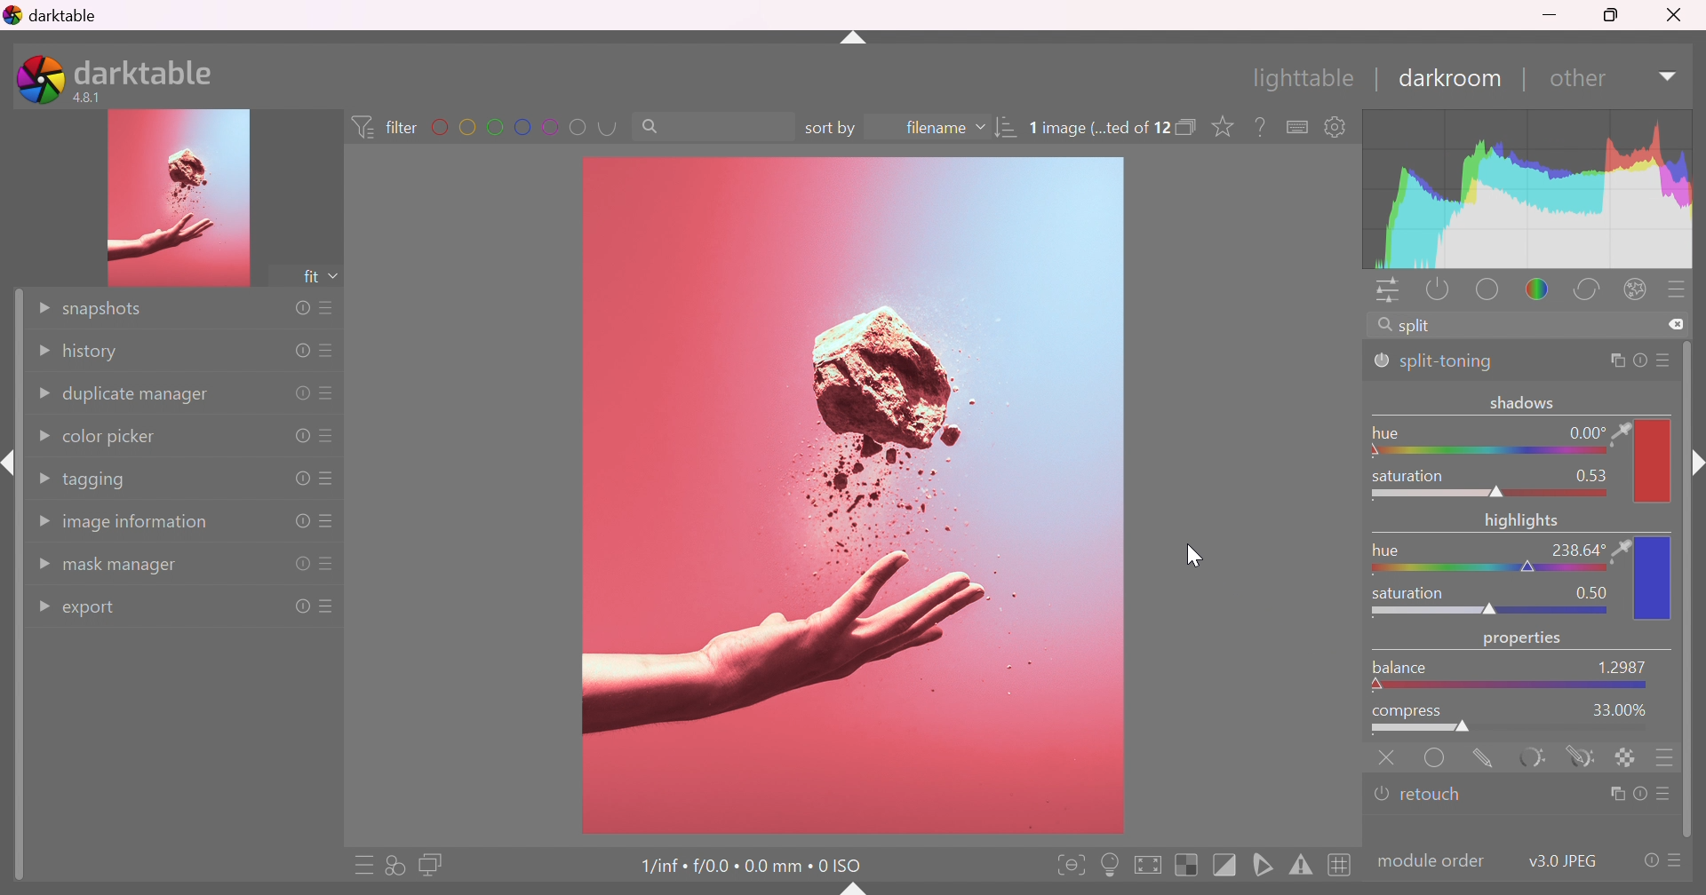 The height and width of the screenshot is (895, 1706). Describe the element at coordinates (1520, 519) in the screenshot. I see `highlights` at that location.